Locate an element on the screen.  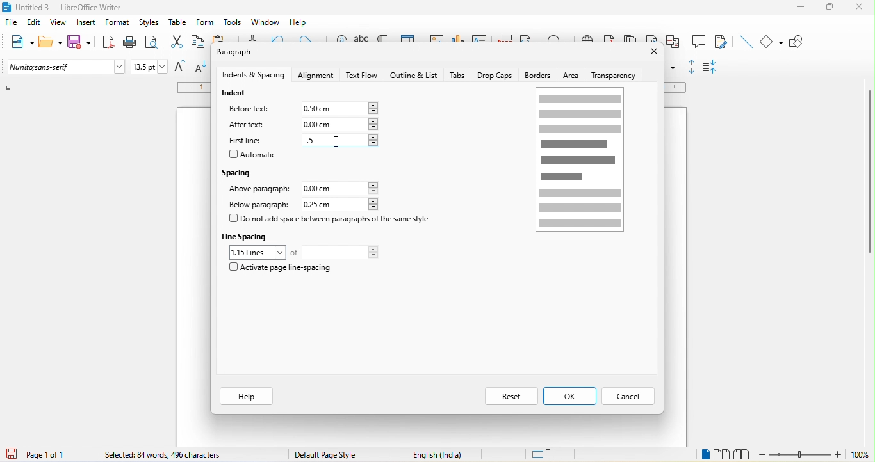
text language is located at coordinates (455, 454).